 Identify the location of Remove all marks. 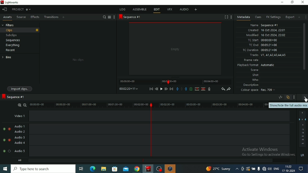
(181, 89).